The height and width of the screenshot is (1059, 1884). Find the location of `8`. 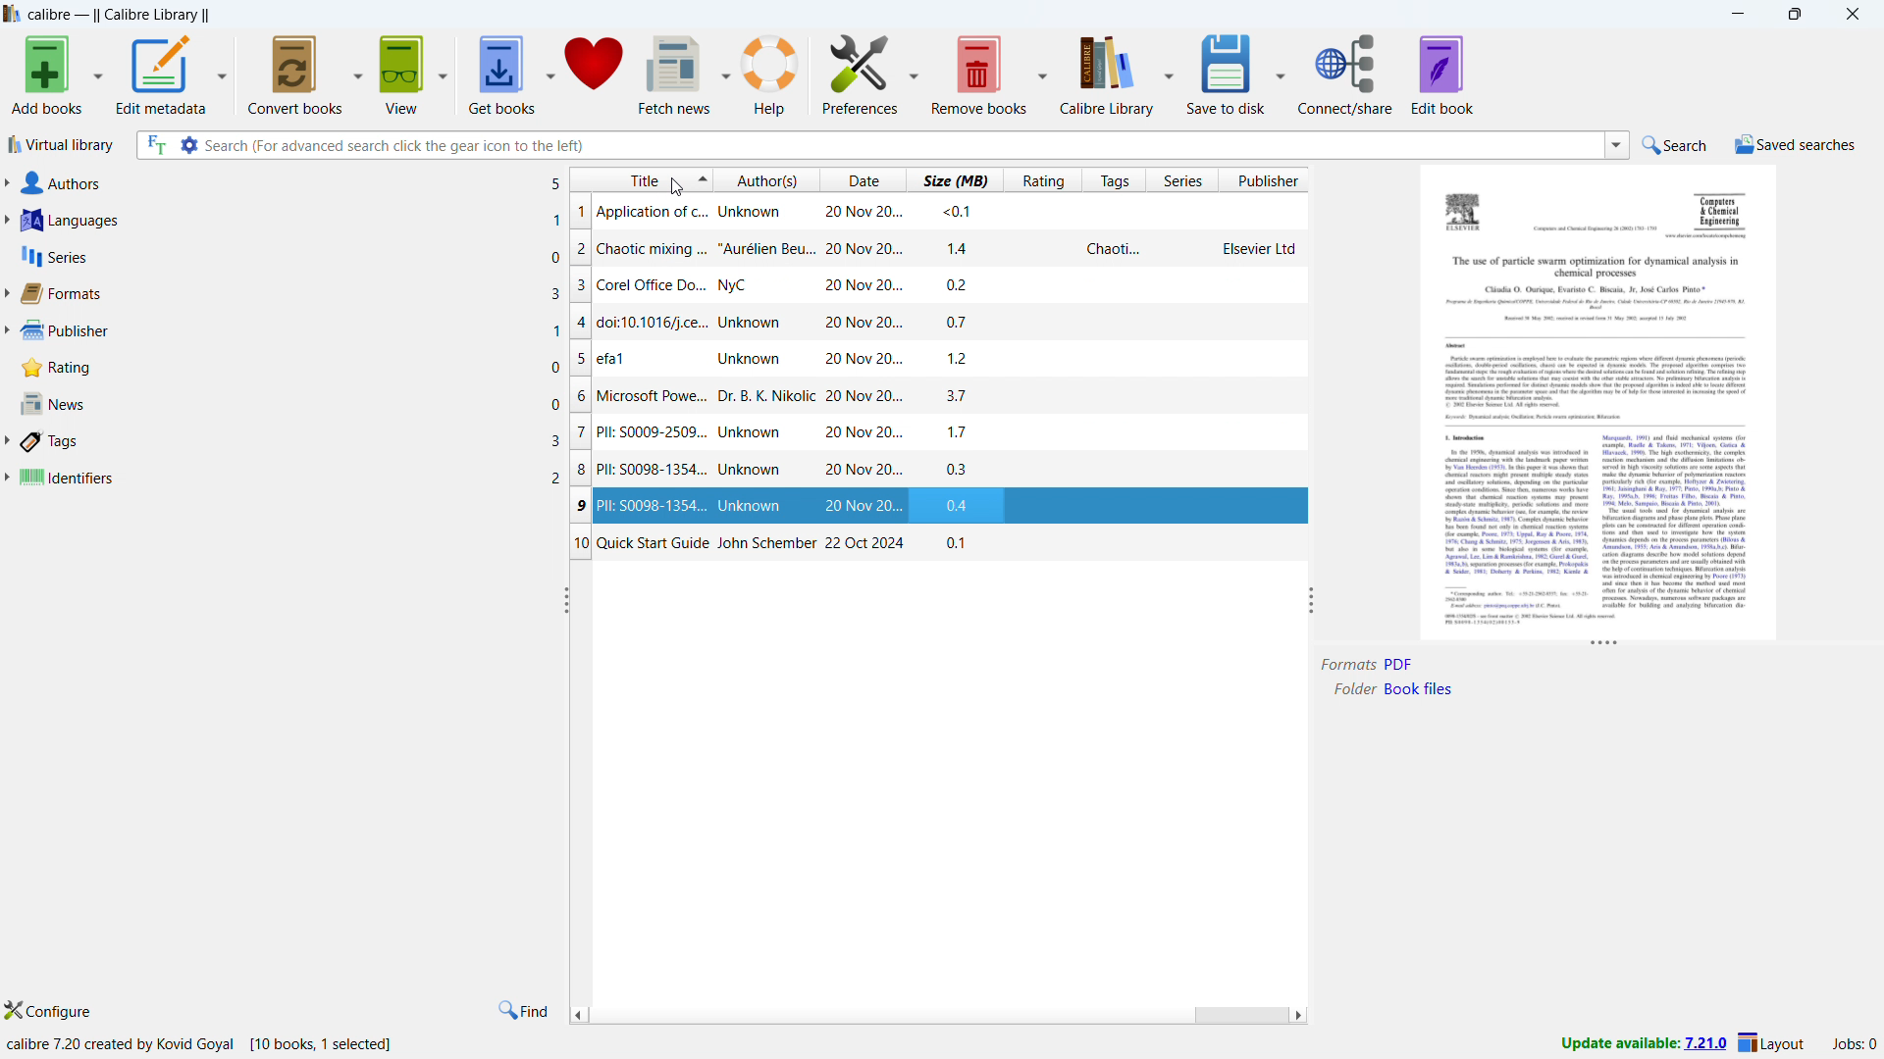

8 is located at coordinates (581, 471).